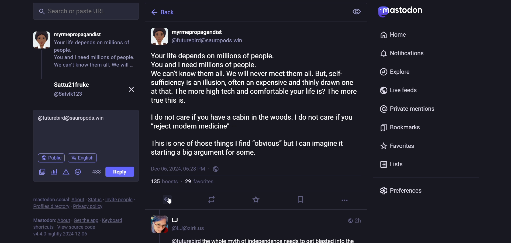 This screenshot has width=511, height=243. Describe the element at coordinates (201, 182) in the screenshot. I see `followers` at that location.